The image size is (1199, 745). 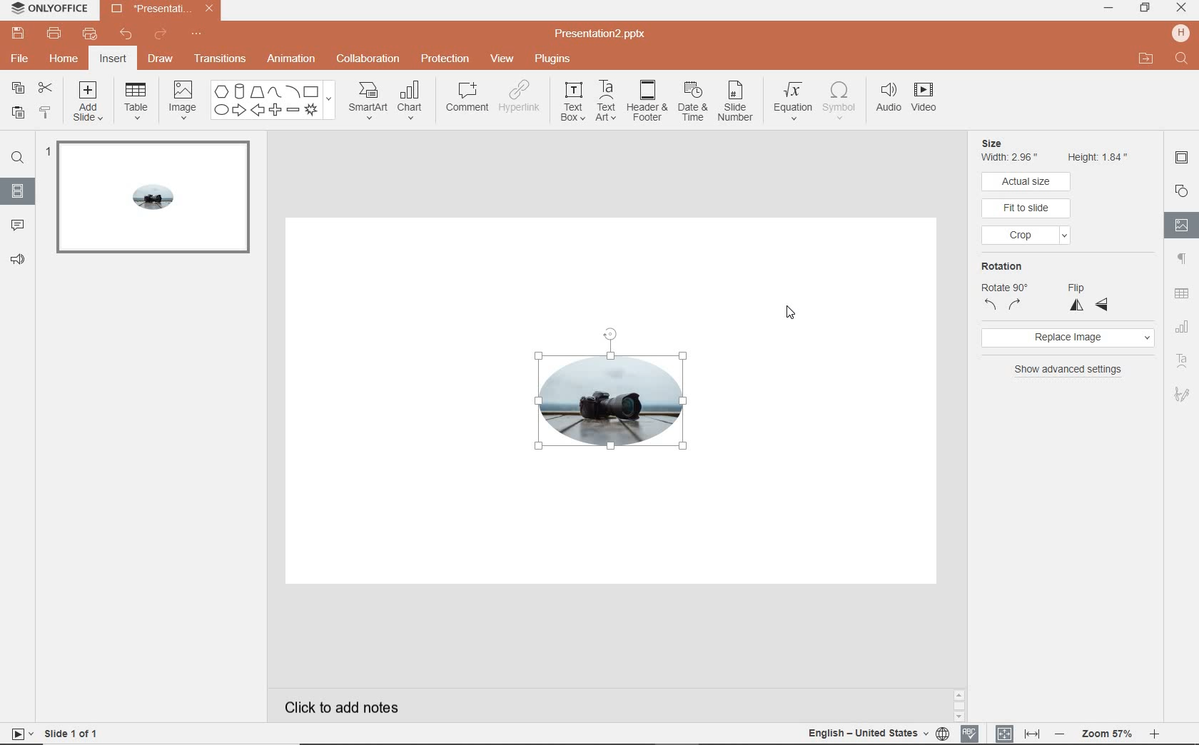 I want to click on table settings, so click(x=1181, y=293).